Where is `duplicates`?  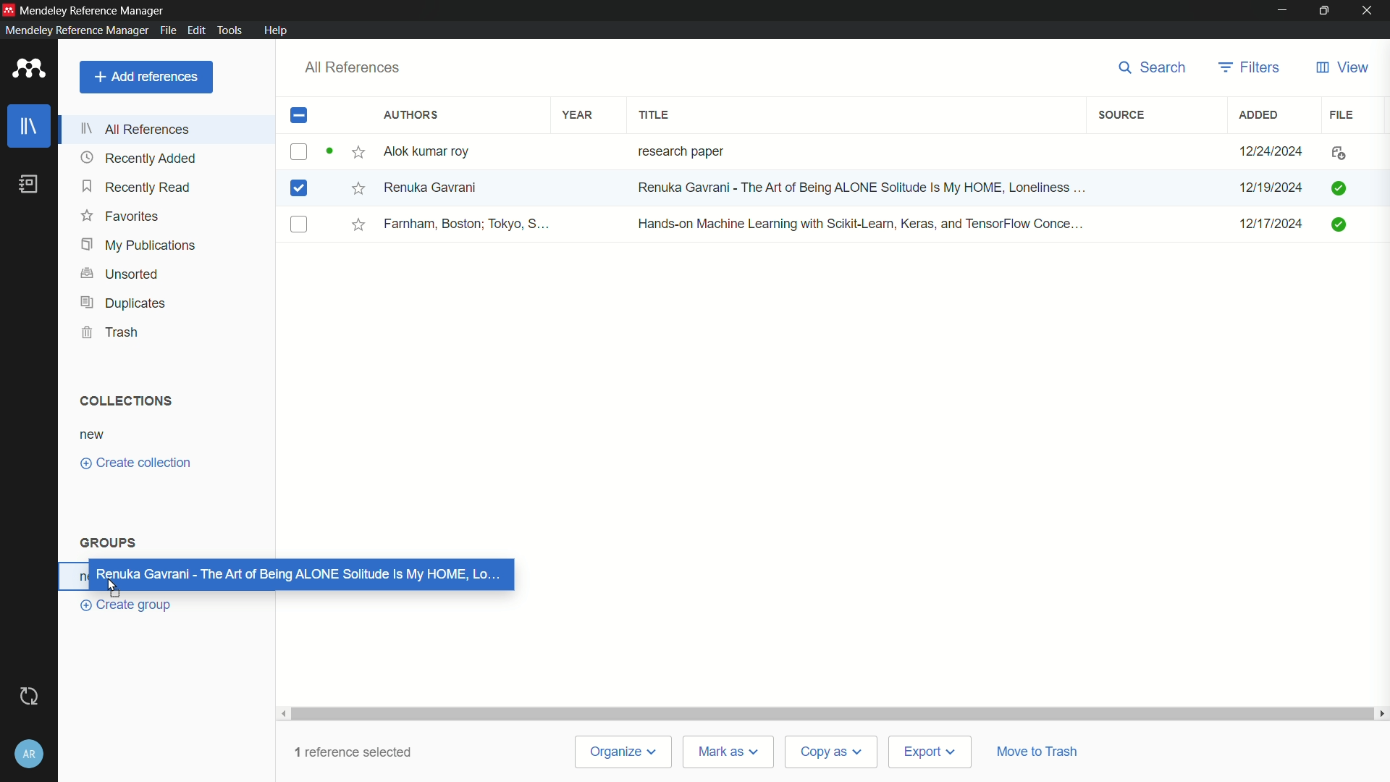
duplicates is located at coordinates (122, 303).